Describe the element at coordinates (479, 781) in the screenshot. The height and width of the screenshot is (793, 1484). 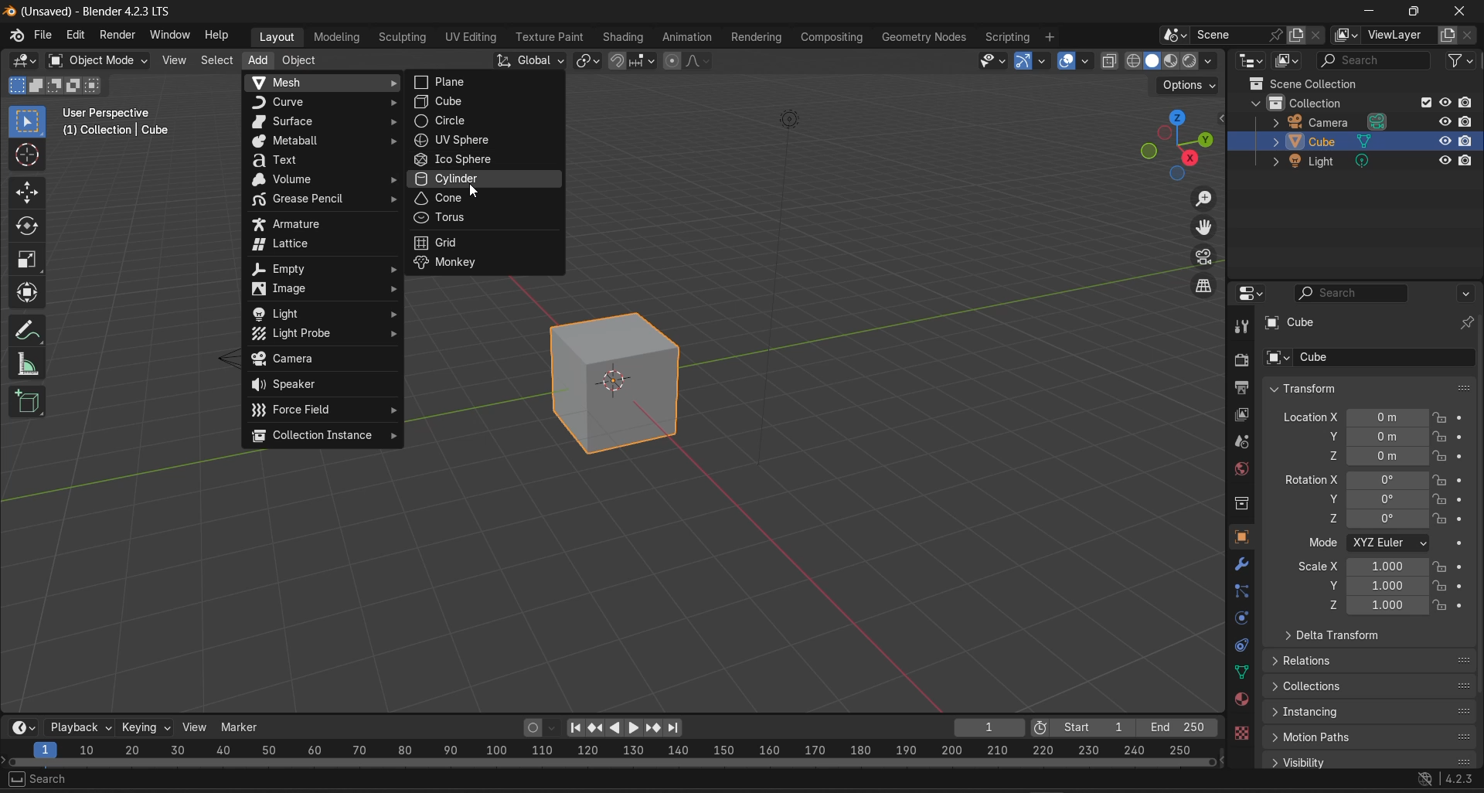
I see `object` at that location.